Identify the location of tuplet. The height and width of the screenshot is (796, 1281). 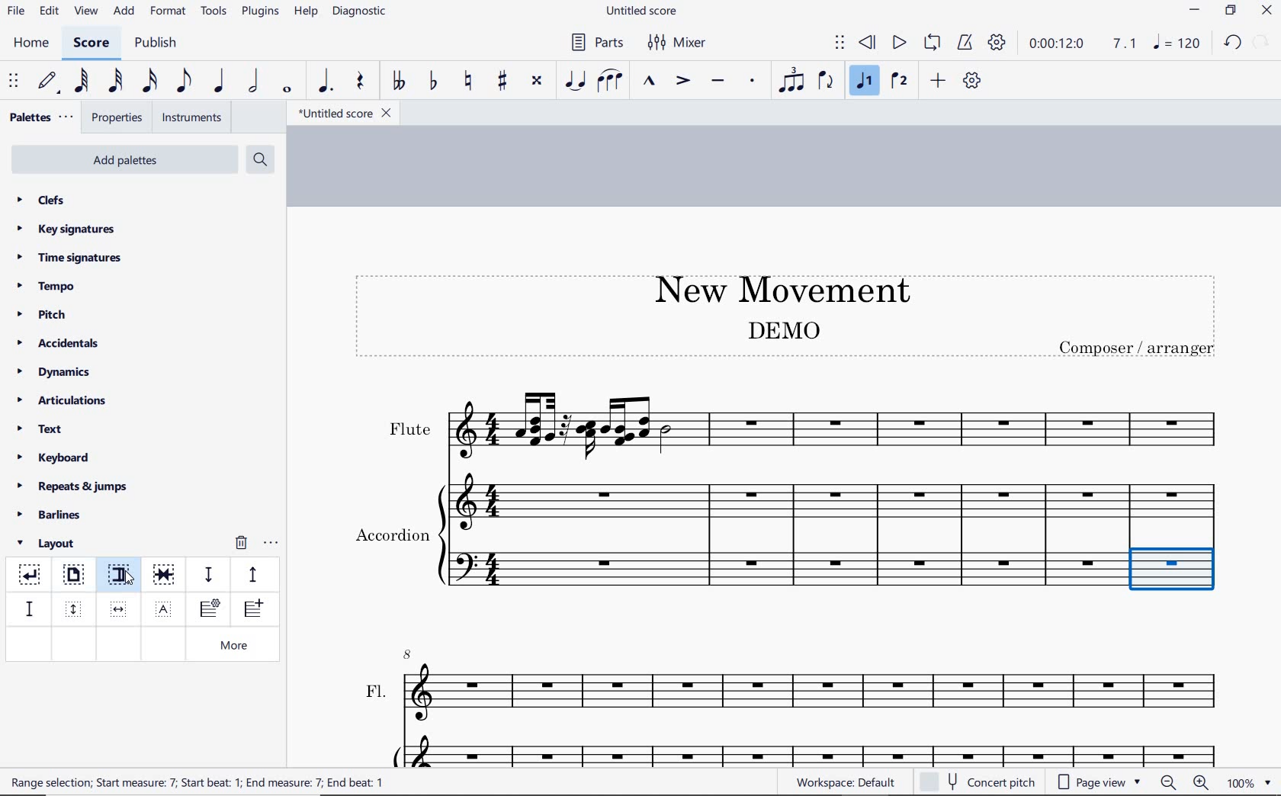
(788, 80).